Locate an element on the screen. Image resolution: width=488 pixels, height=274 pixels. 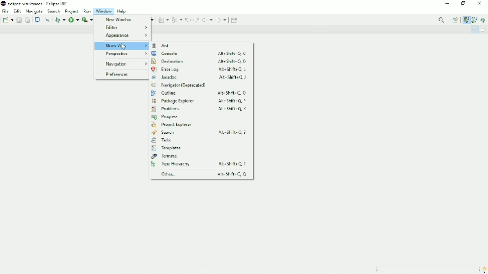
Tip  is located at coordinates (483, 269).